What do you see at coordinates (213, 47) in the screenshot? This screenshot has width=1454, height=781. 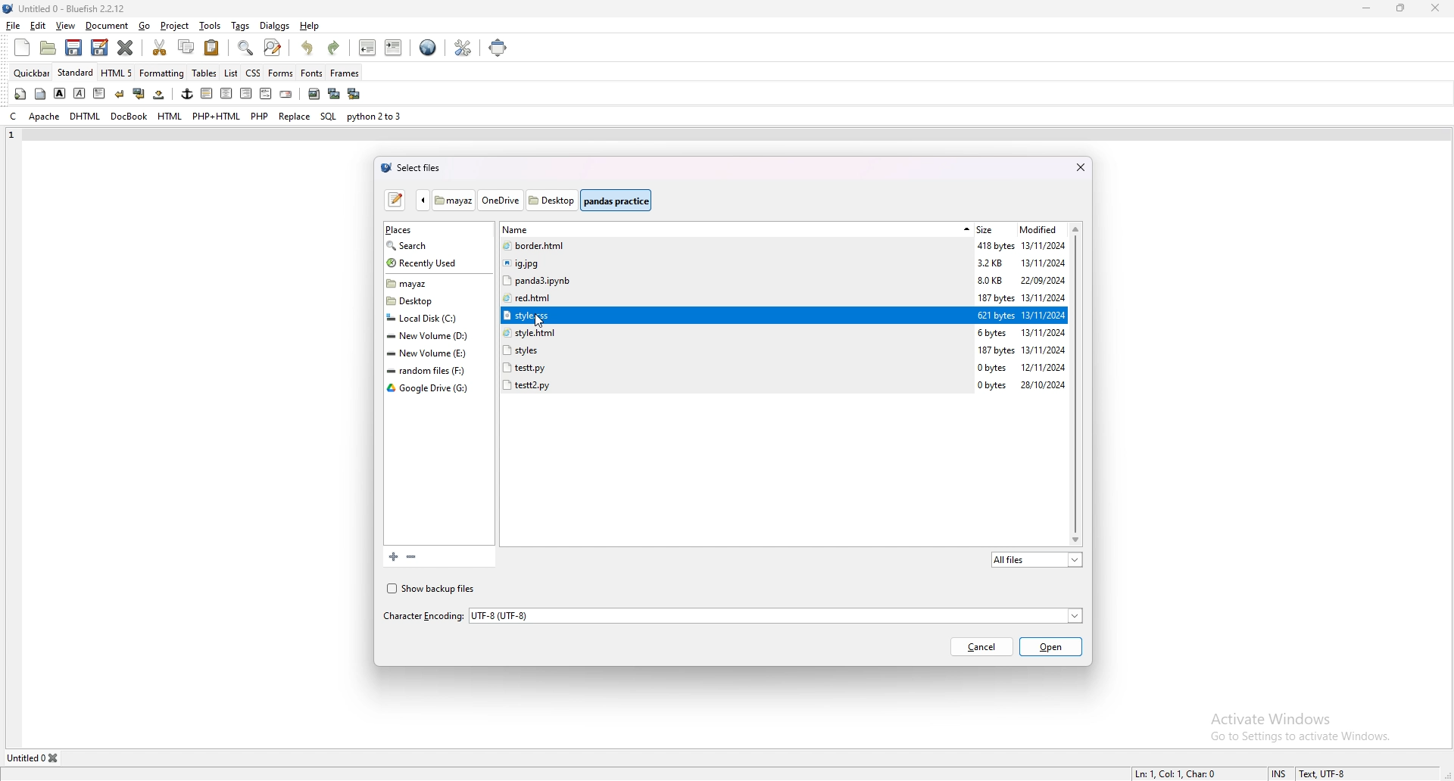 I see `paste` at bounding box center [213, 47].